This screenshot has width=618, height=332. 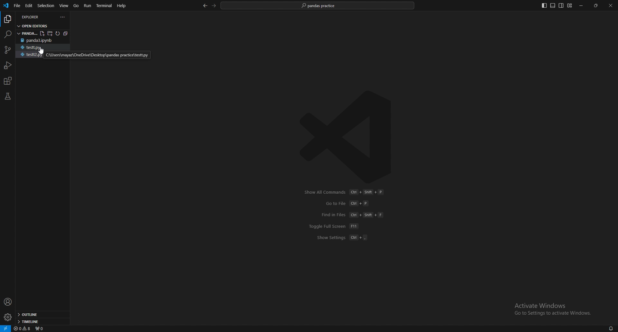 I want to click on toggle secondary side bar, so click(x=561, y=5).